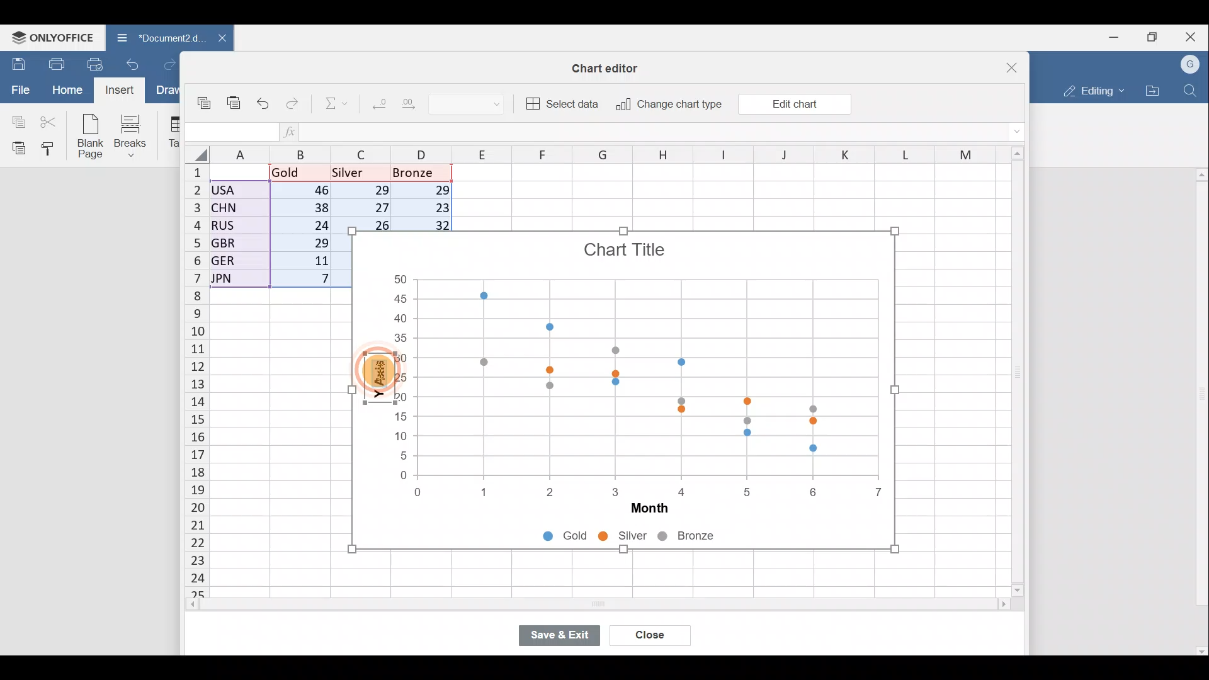 This screenshot has width=1209, height=680. Describe the element at coordinates (16, 148) in the screenshot. I see `Paste` at that location.